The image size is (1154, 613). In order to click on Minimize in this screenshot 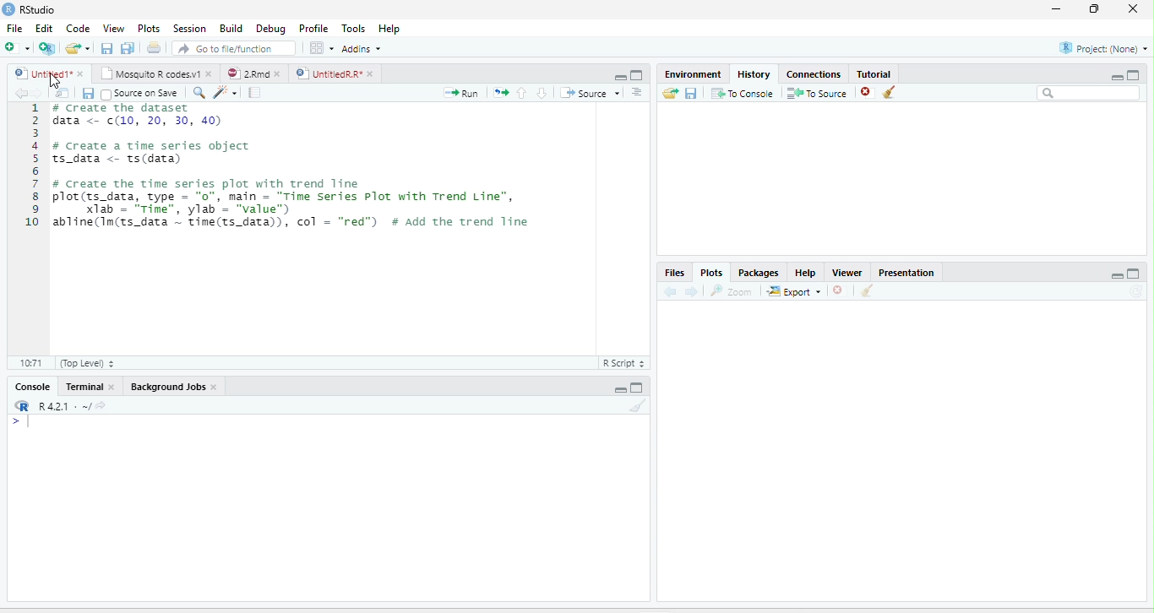, I will do `click(1116, 275)`.